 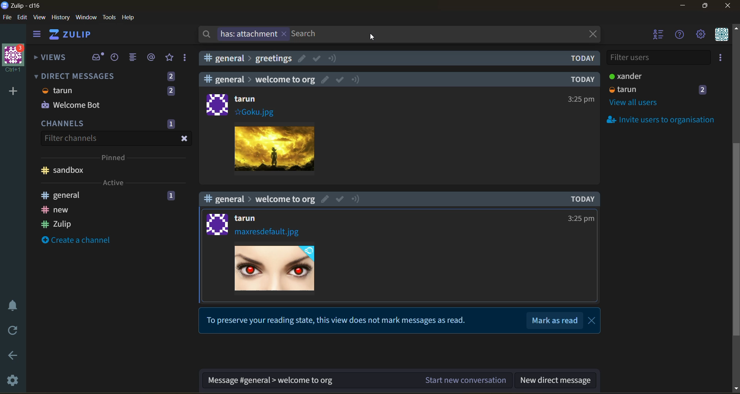 What do you see at coordinates (277, 268) in the screenshot?
I see `Image` at bounding box center [277, 268].